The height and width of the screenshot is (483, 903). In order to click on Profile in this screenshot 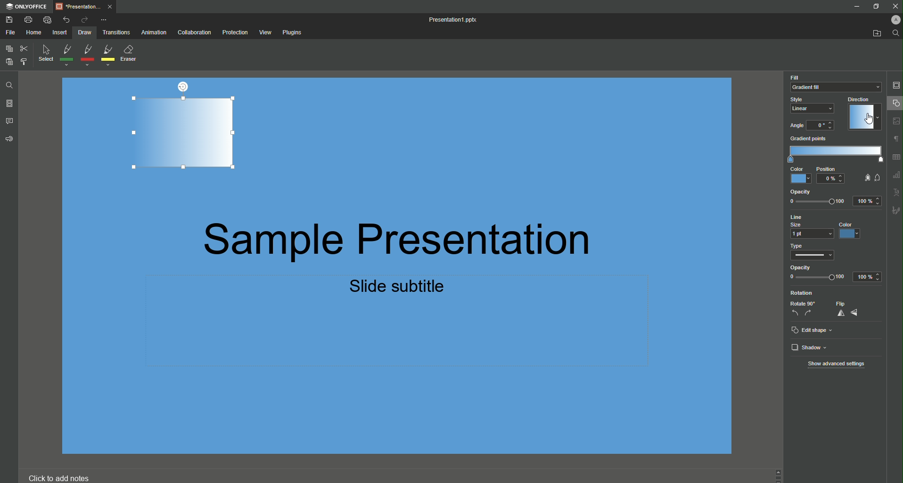, I will do `click(895, 20)`.